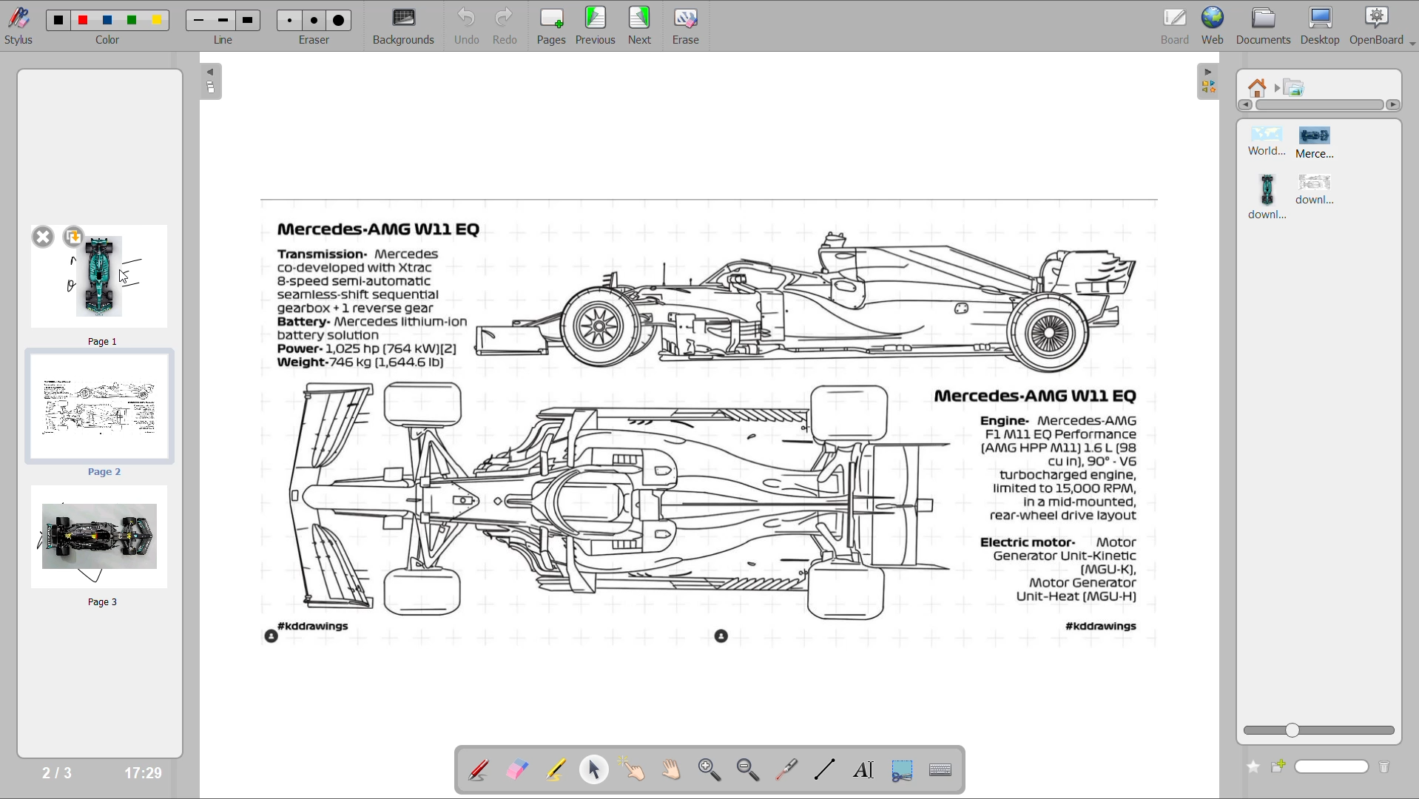  What do you see at coordinates (642, 26) in the screenshot?
I see `next` at bounding box center [642, 26].